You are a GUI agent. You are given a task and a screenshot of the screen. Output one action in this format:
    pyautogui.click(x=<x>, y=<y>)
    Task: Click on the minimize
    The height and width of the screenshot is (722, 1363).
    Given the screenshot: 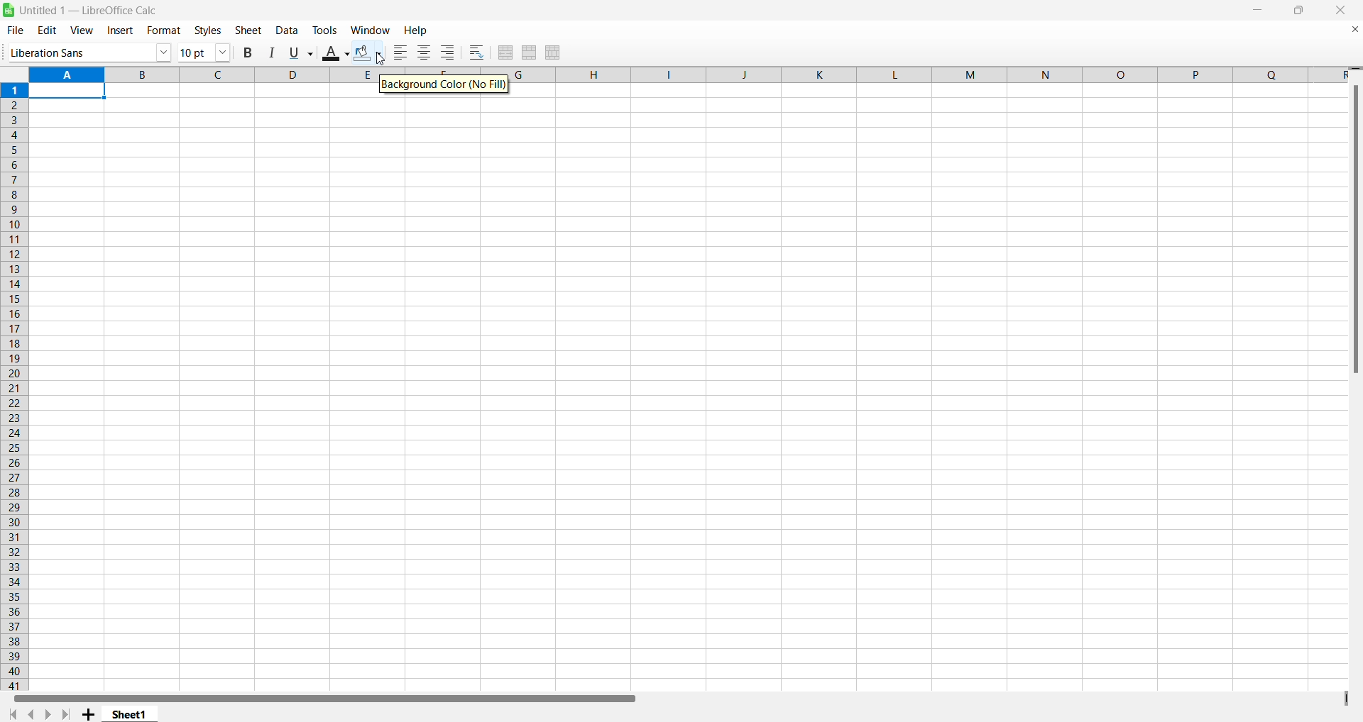 What is the action you would take?
    pyautogui.click(x=1260, y=13)
    